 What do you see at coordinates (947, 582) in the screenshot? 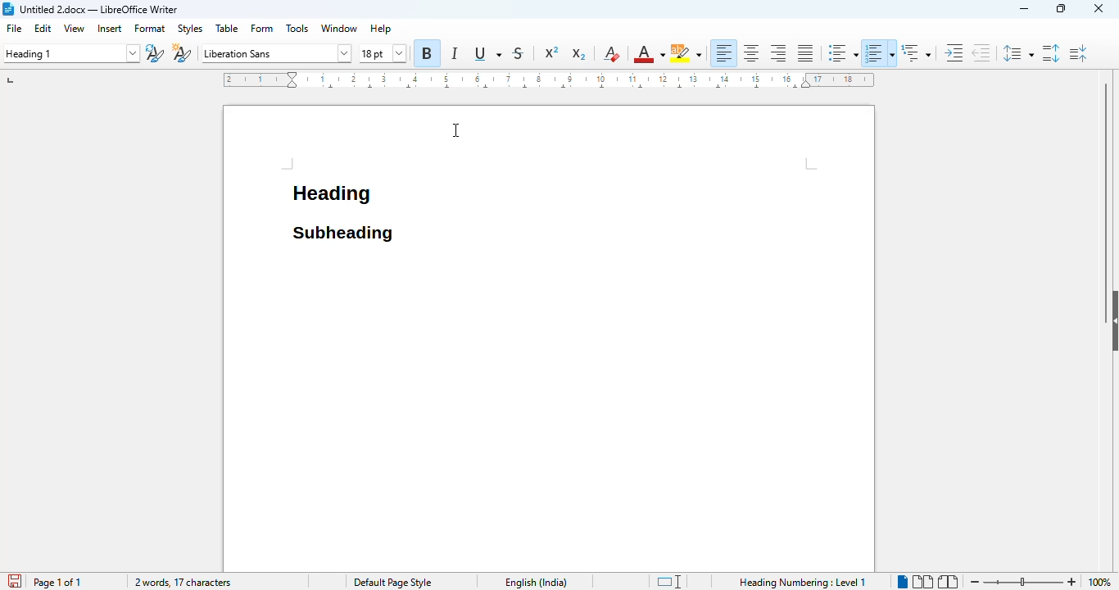
I see `book view` at bounding box center [947, 582].